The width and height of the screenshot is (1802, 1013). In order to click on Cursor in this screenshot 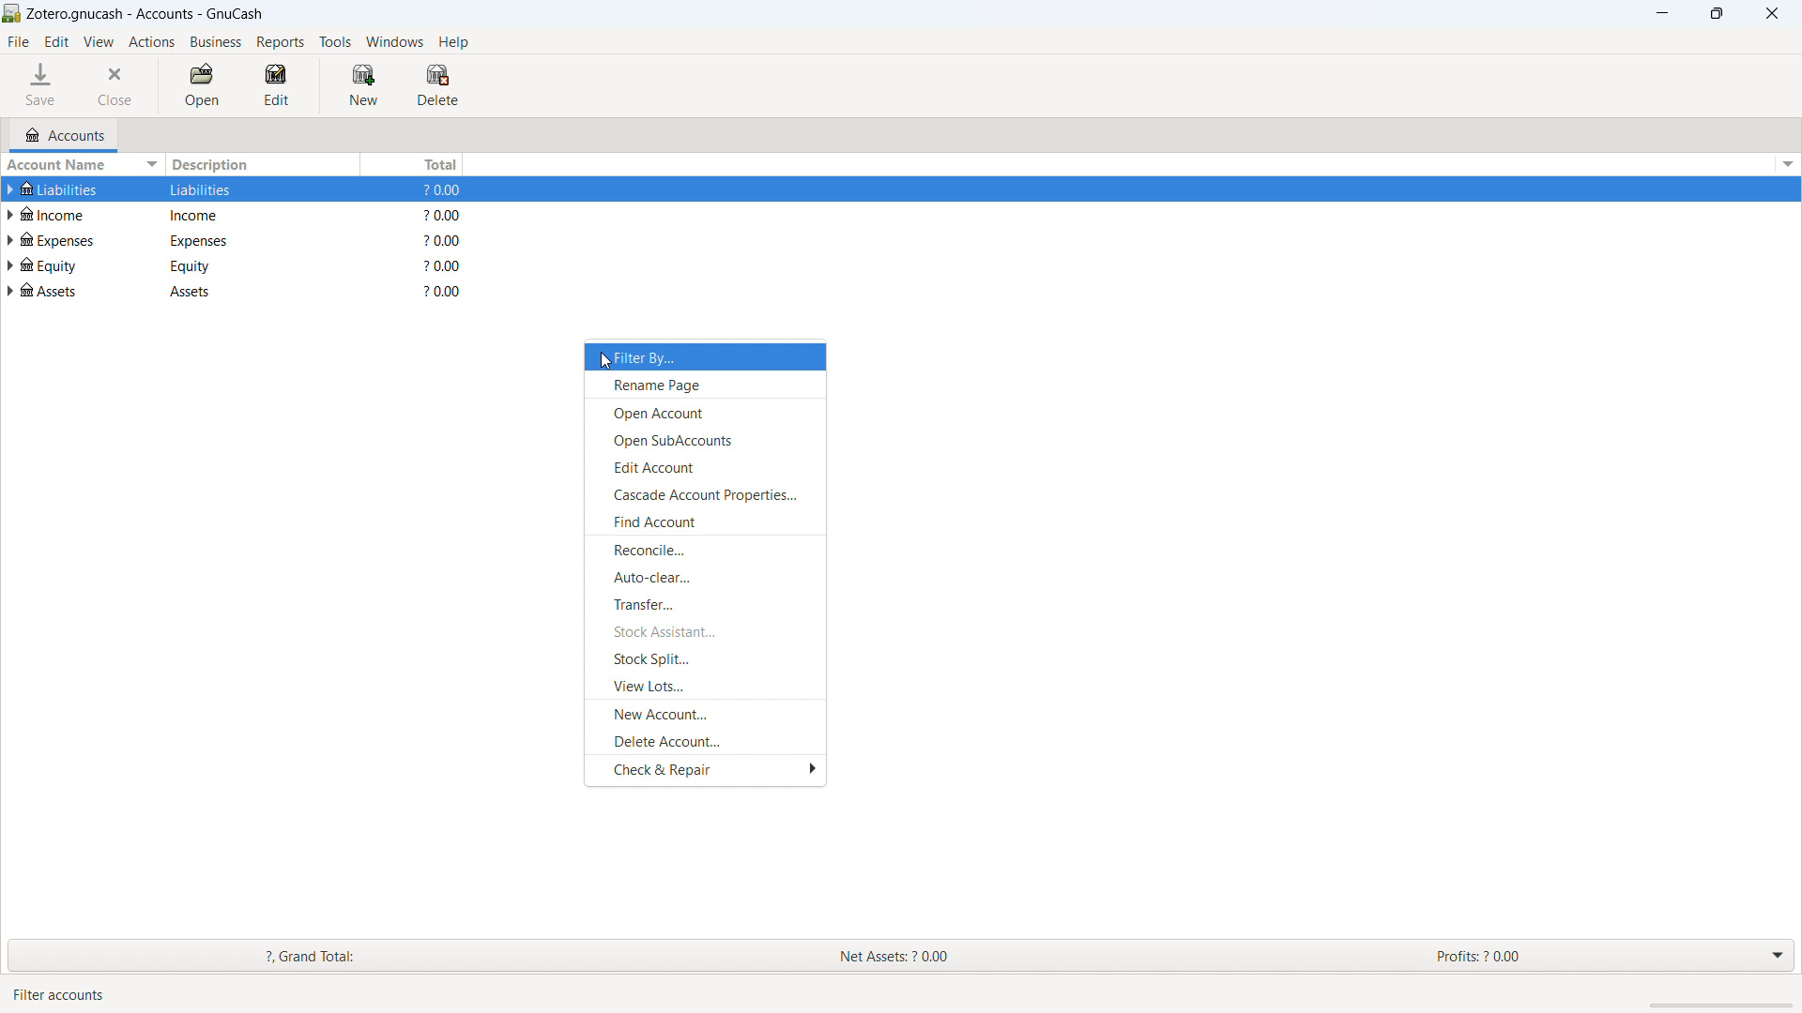, I will do `click(603, 362)`.